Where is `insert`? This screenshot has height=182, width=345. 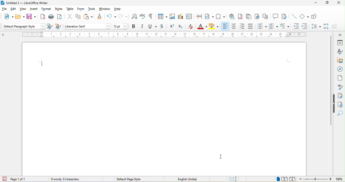
insert is located at coordinates (34, 10).